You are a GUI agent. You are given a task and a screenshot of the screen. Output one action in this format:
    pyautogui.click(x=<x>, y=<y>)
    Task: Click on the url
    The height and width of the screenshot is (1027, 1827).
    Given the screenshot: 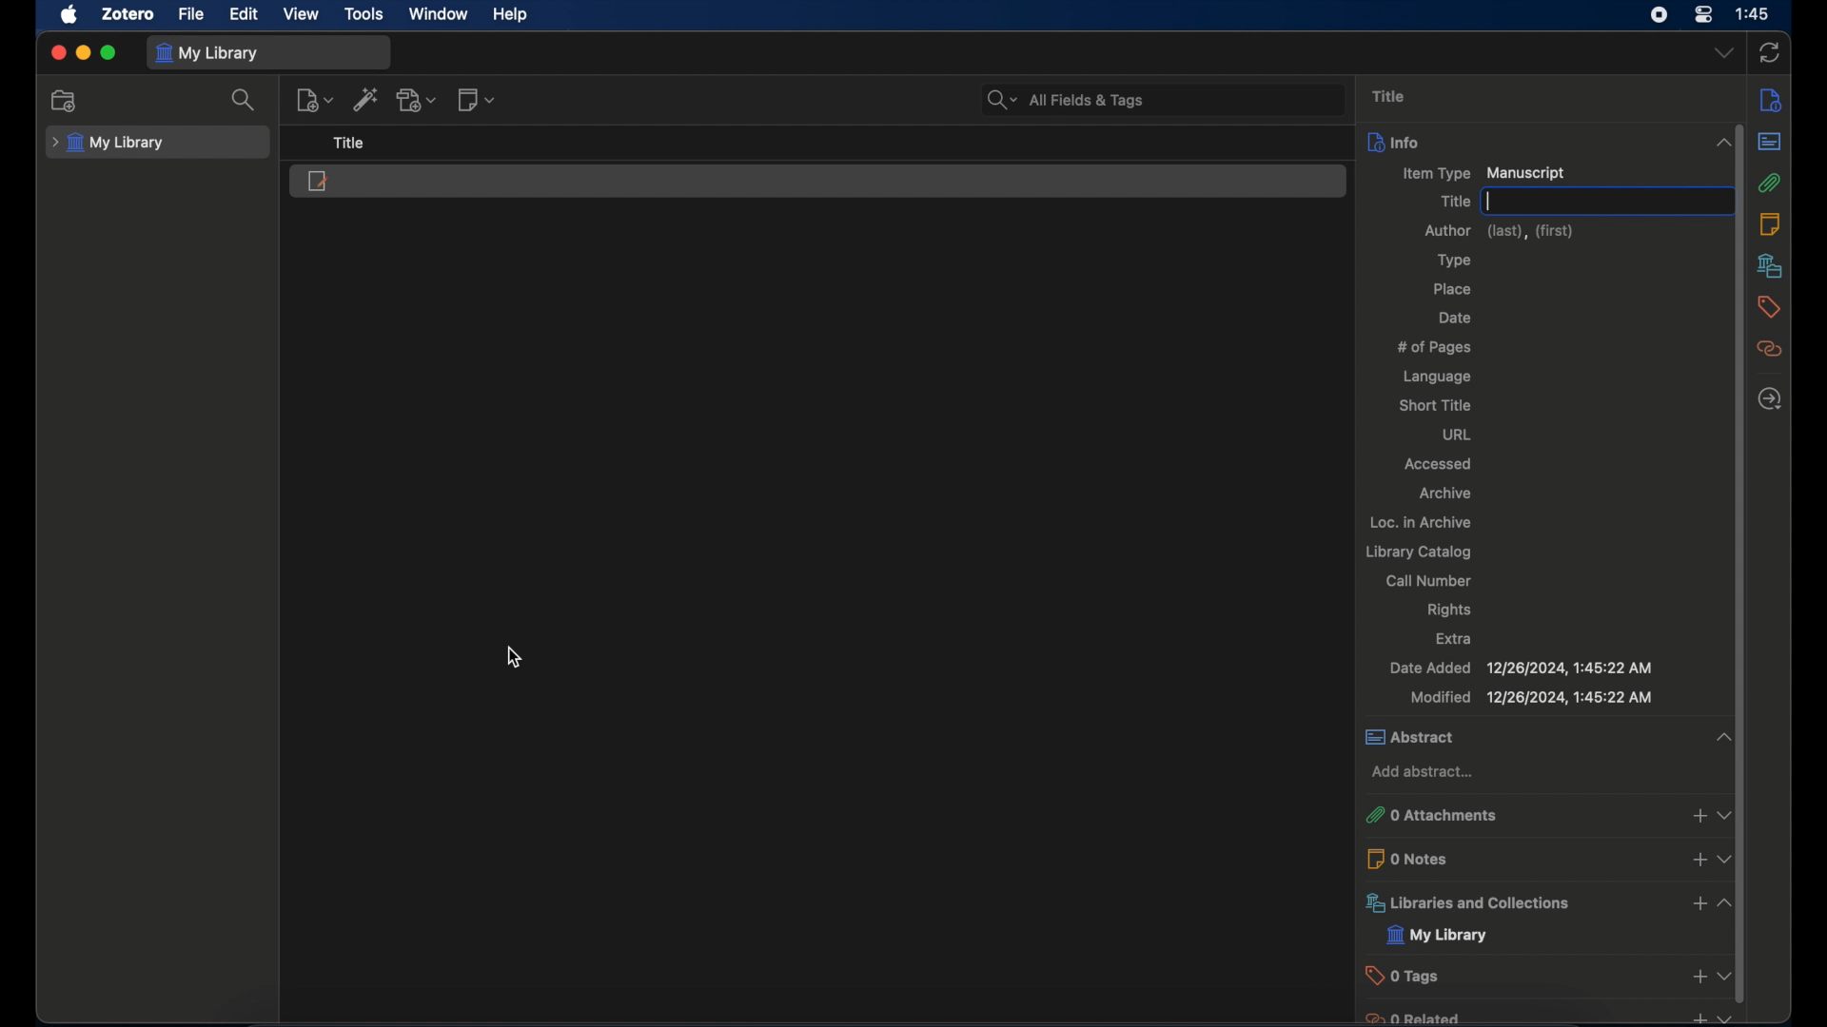 What is the action you would take?
    pyautogui.click(x=1461, y=436)
    